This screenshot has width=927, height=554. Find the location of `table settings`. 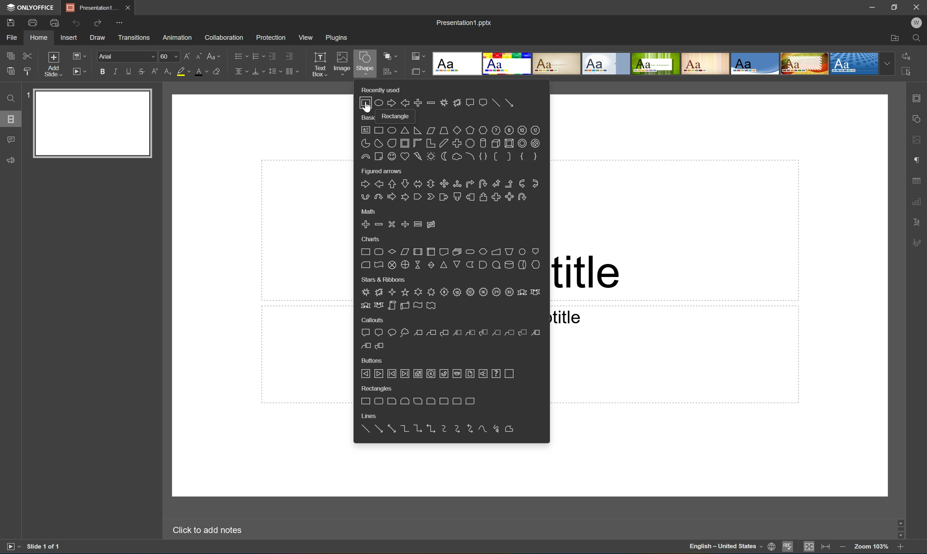

table settings is located at coordinates (917, 180).